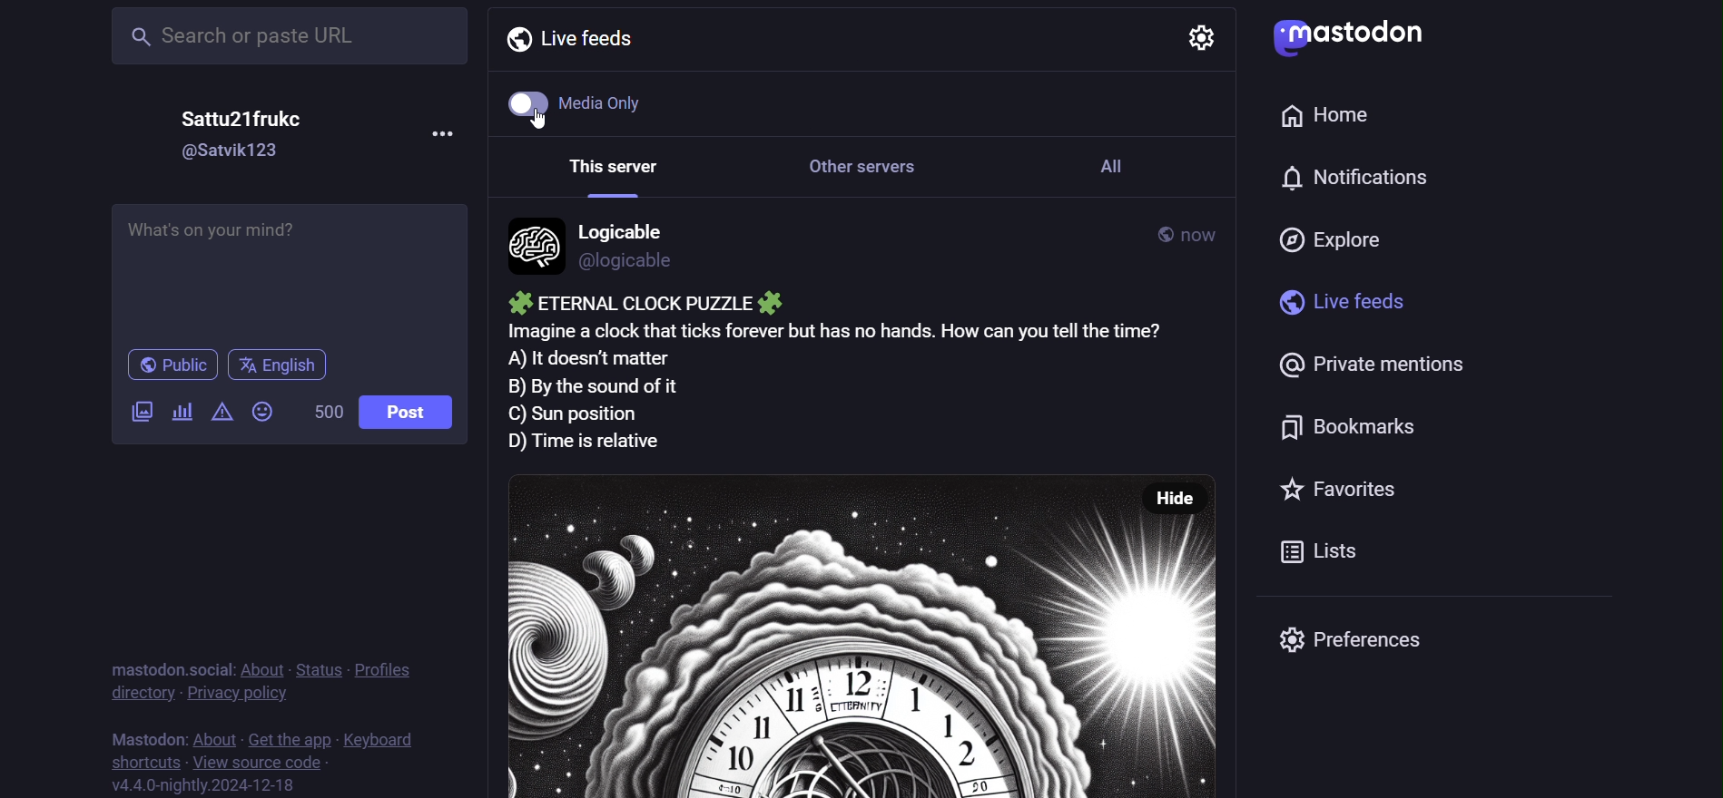 This screenshot has width=1723, height=798. What do you see at coordinates (282, 366) in the screenshot?
I see `english` at bounding box center [282, 366].